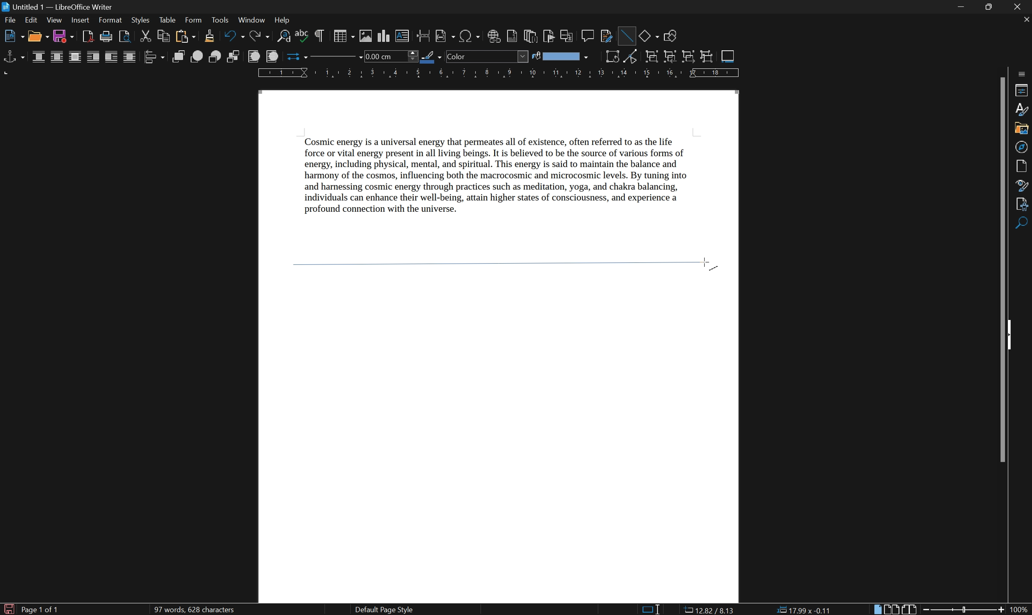  I want to click on area style, so click(487, 56).